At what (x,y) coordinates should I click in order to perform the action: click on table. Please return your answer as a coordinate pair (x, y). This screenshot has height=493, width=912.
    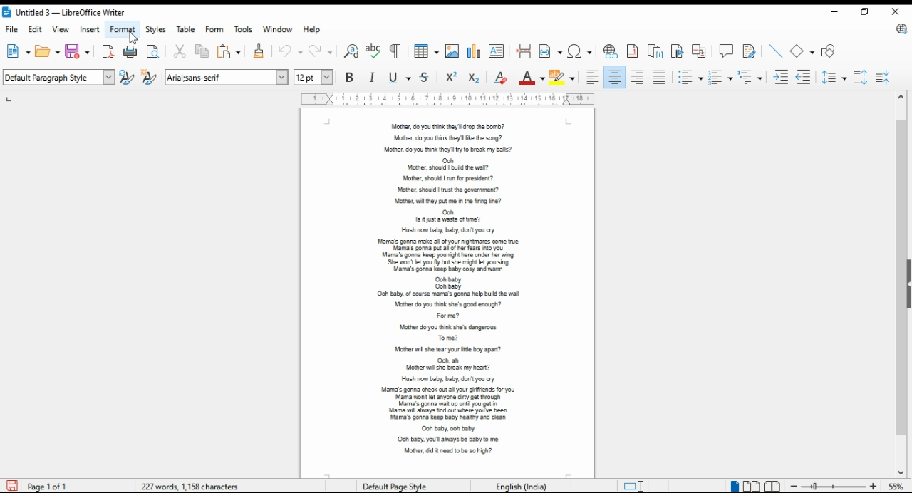
    Looking at the image, I should click on (187, 29).